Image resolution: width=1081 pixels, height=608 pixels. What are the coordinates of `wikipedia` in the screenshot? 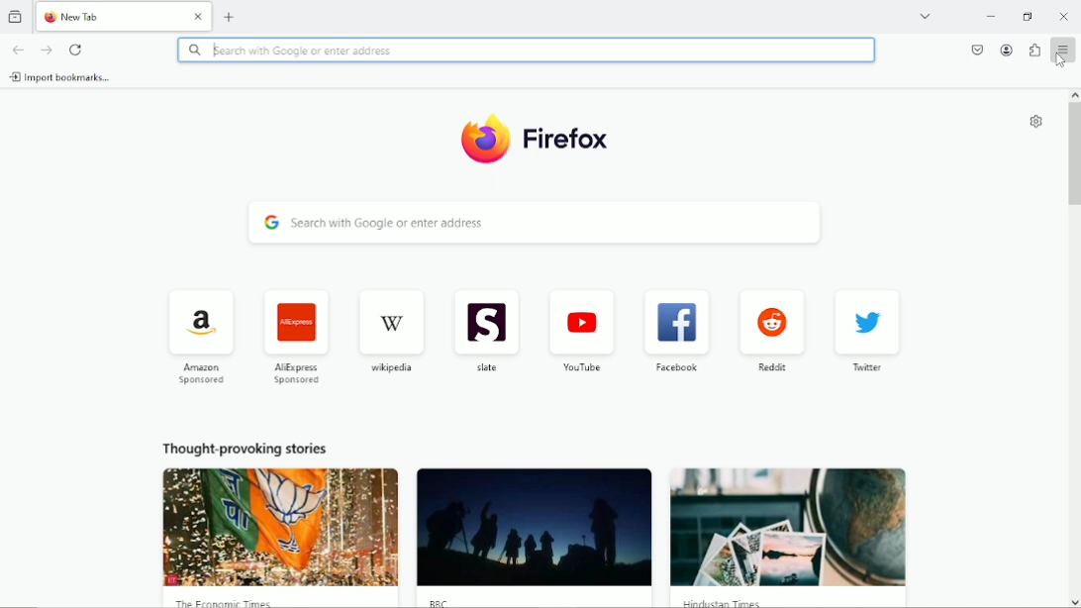 It's located at (390, 331).